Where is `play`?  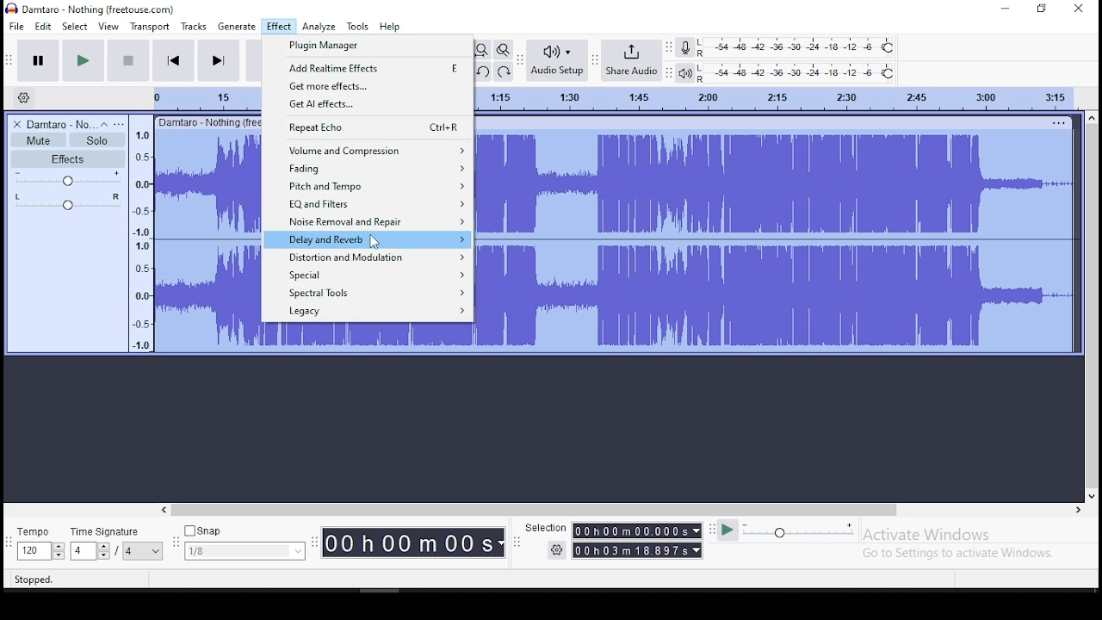
play is located at coordinates (84, 59).